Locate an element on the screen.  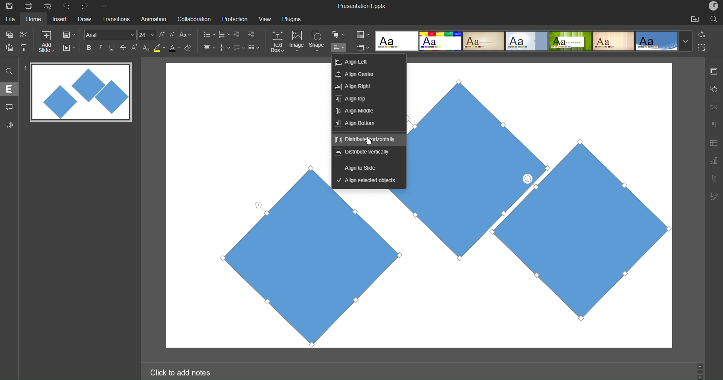
Account is located at coordinates (714, 6).